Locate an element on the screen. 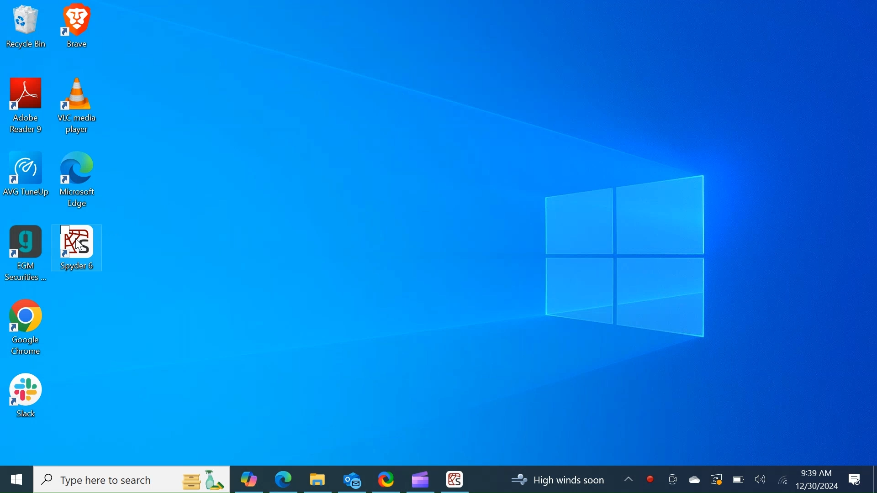  Charge is located at coordinates (738, 479).